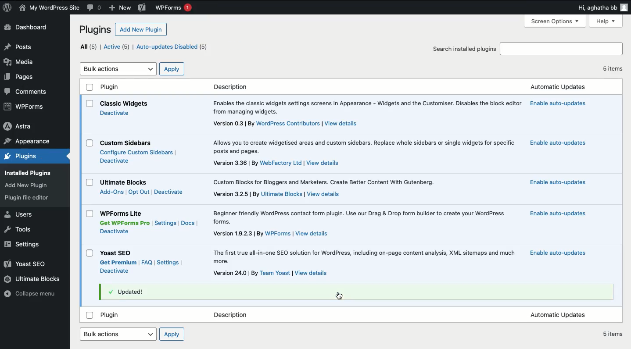 This screenshot has height=349, width=631. What do you see at coordinates (29, 264) in the screenshot?
I see `Yoast` at bounding box center [29, 264].